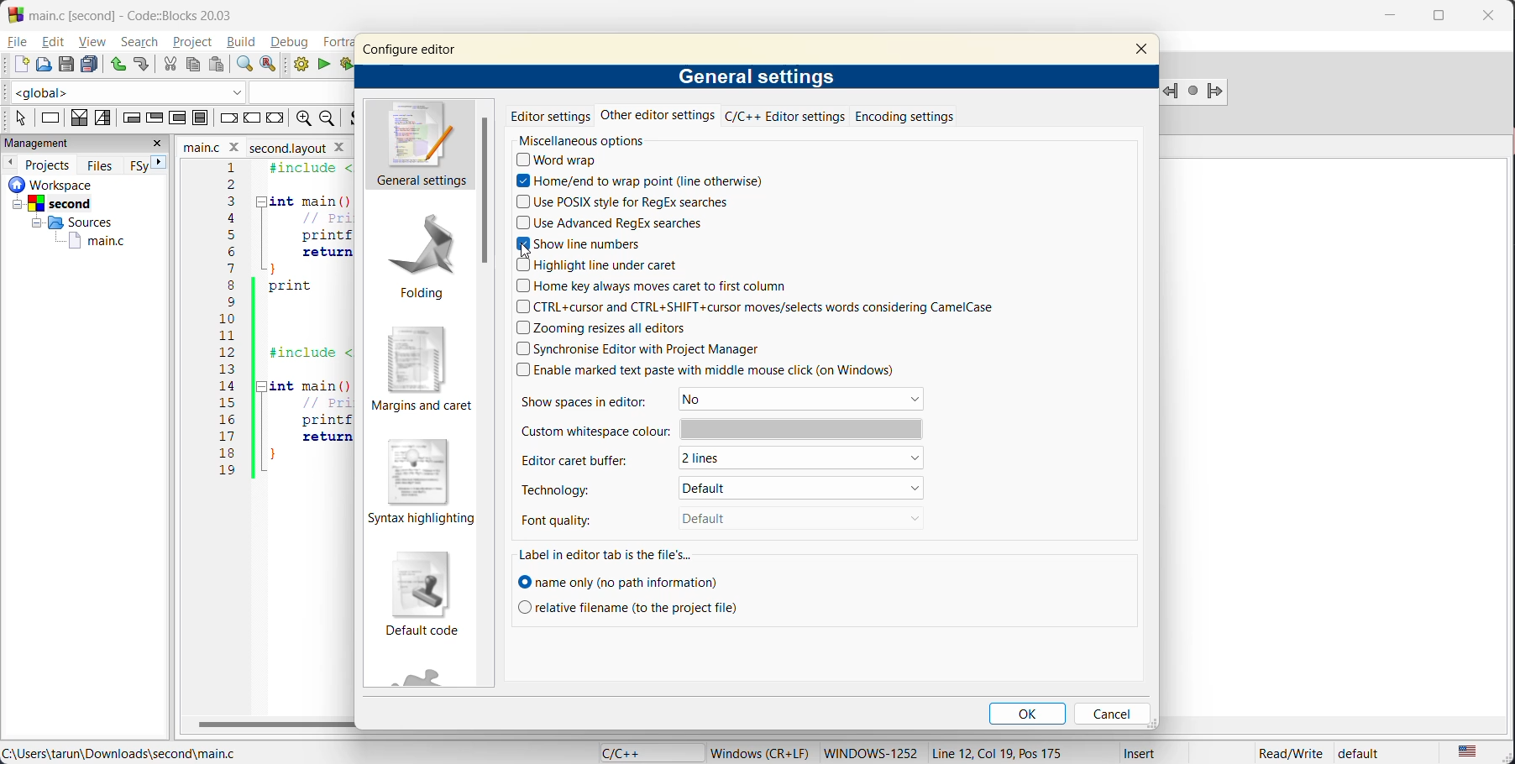  I want to click on fortran, so click(333, 42).